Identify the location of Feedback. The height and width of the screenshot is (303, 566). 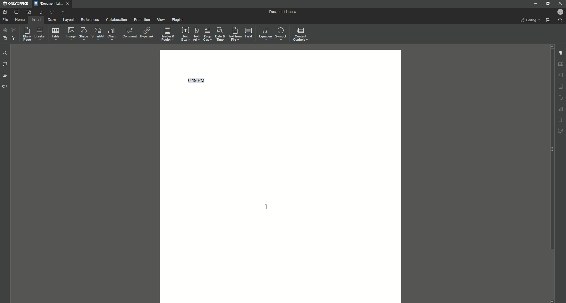
(5, 86).